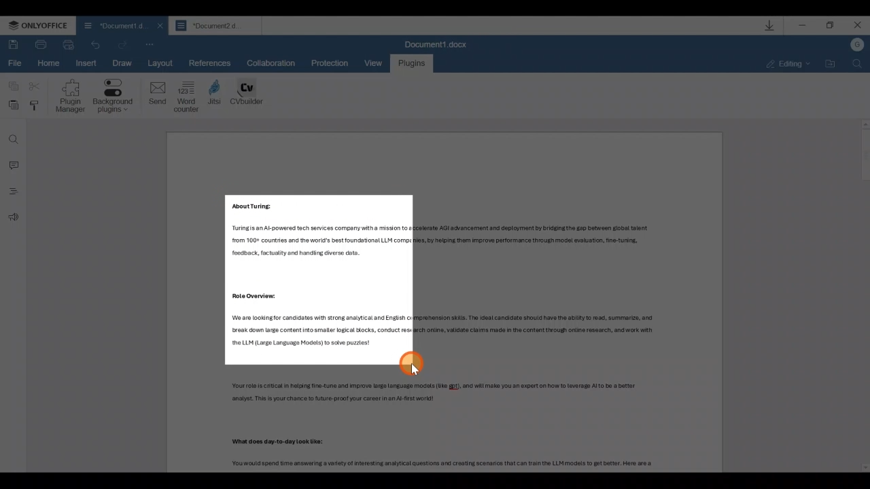  Describe the element at coordinates (216, 27) in the screenshot. I see `Document2 d...` at that location.